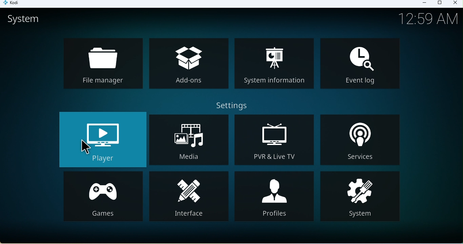 Image resolution: width=463 pixels, height=244 pixels. What do you see at coordinates (103, 197) in the screenshot?
I see `Games` at bounding box center [103, 197].